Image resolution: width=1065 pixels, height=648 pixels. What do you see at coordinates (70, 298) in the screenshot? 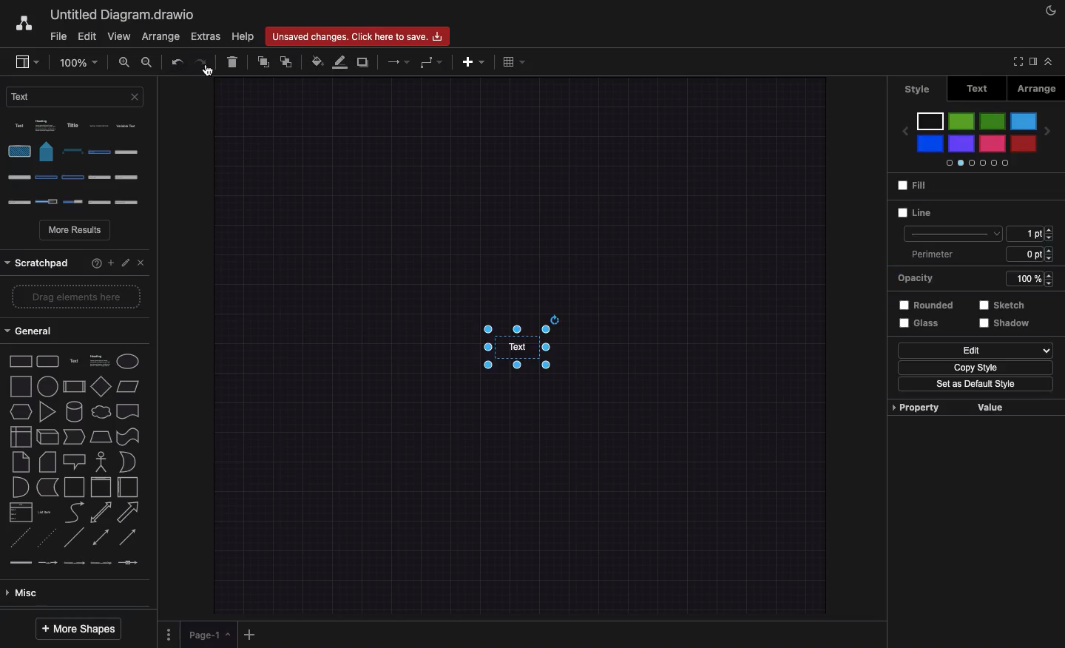
I see `Drag elements here` at bounding box center [70, 298].